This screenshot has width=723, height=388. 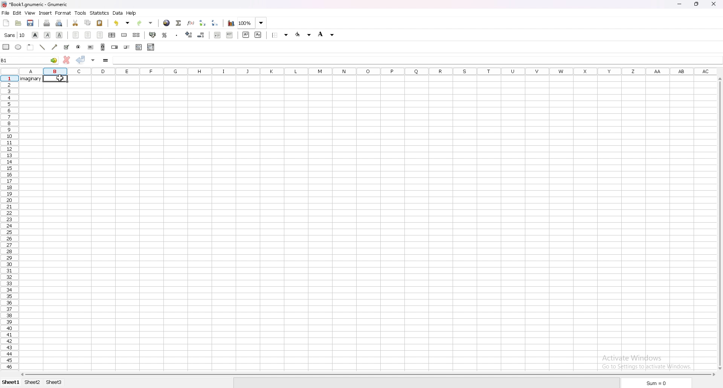 I want to click on summation, so click(x=178, y=23).